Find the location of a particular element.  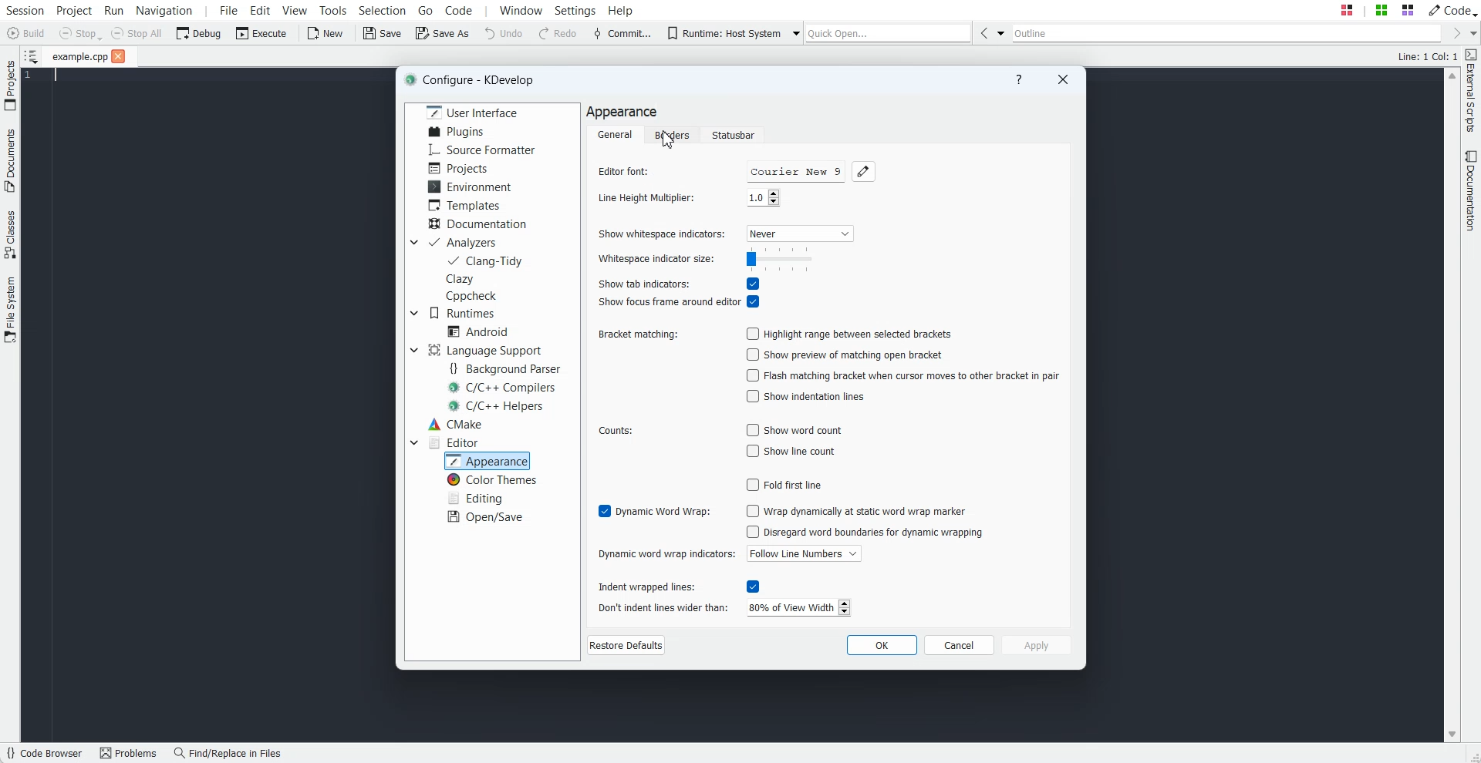

Restore Defaults is located at coordinates (627, 645).